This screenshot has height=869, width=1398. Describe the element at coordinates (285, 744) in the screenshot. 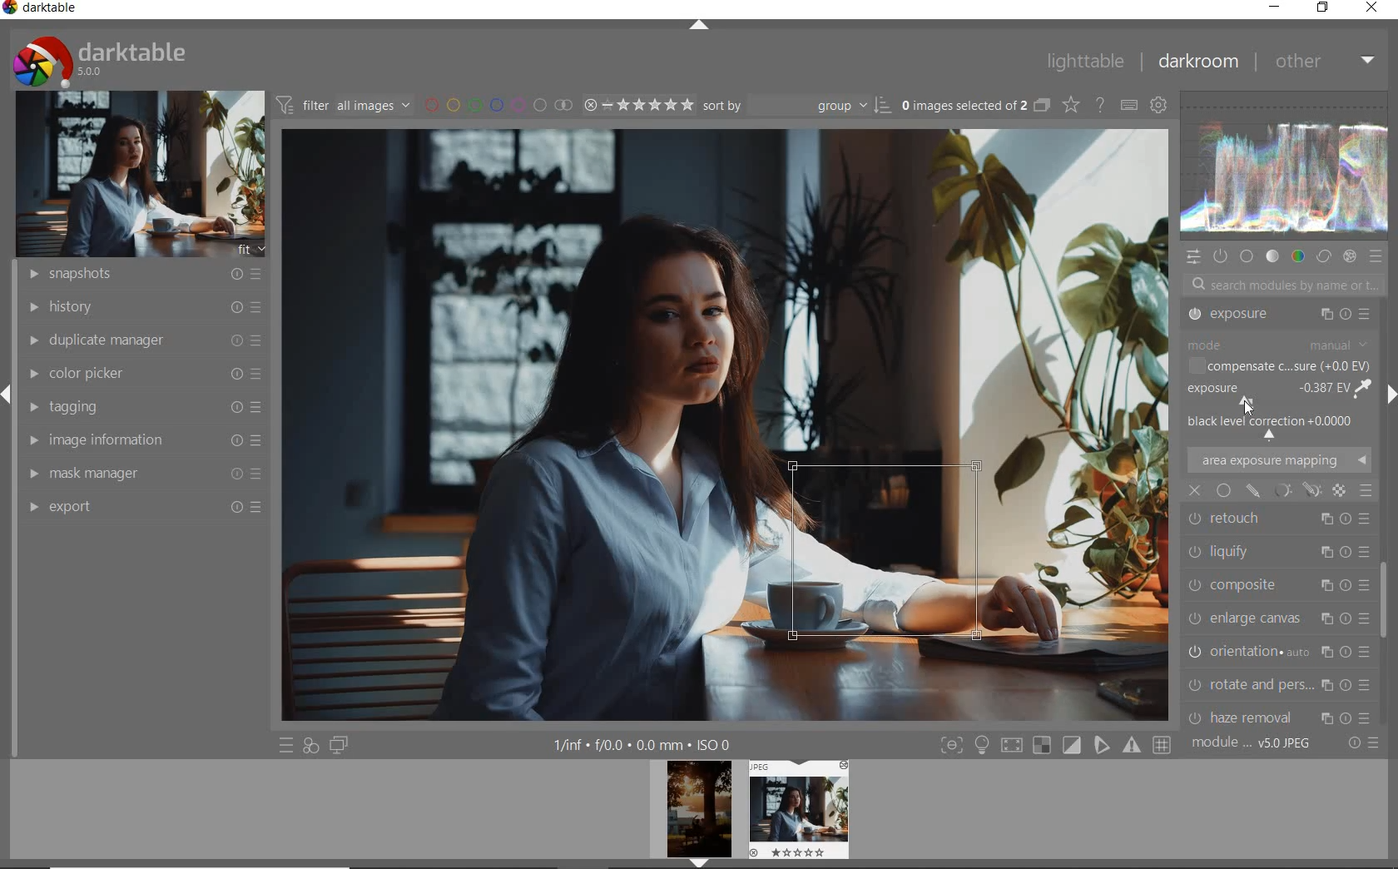

I see `QUICK ACCESS TO PRESET` at that location.